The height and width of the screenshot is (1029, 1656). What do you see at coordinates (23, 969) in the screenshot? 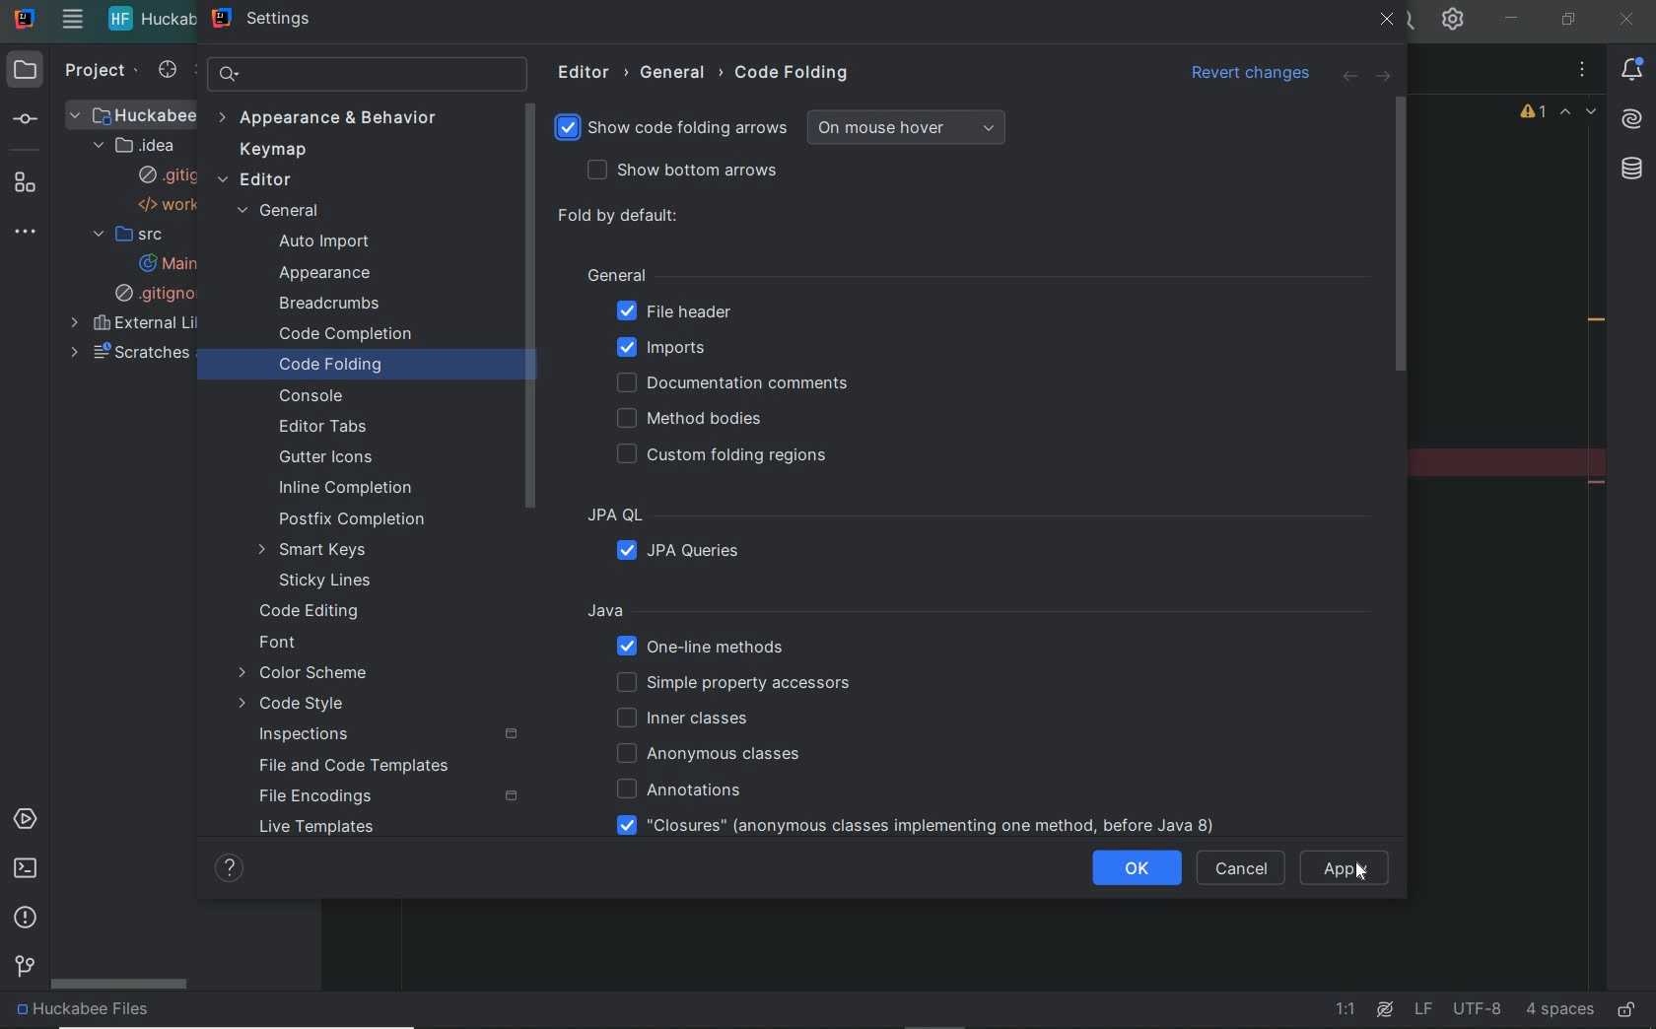
I see `Git` at bounding box center [23, 969].